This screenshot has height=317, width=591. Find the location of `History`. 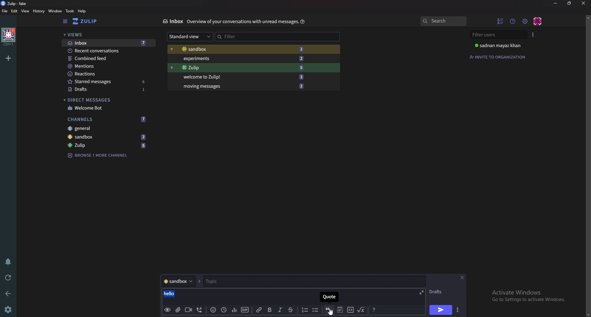

History is located at coordinates (38, 11).